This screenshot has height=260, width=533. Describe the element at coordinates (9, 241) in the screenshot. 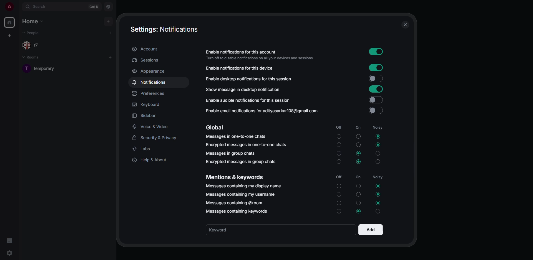

I see `threads` at that location.